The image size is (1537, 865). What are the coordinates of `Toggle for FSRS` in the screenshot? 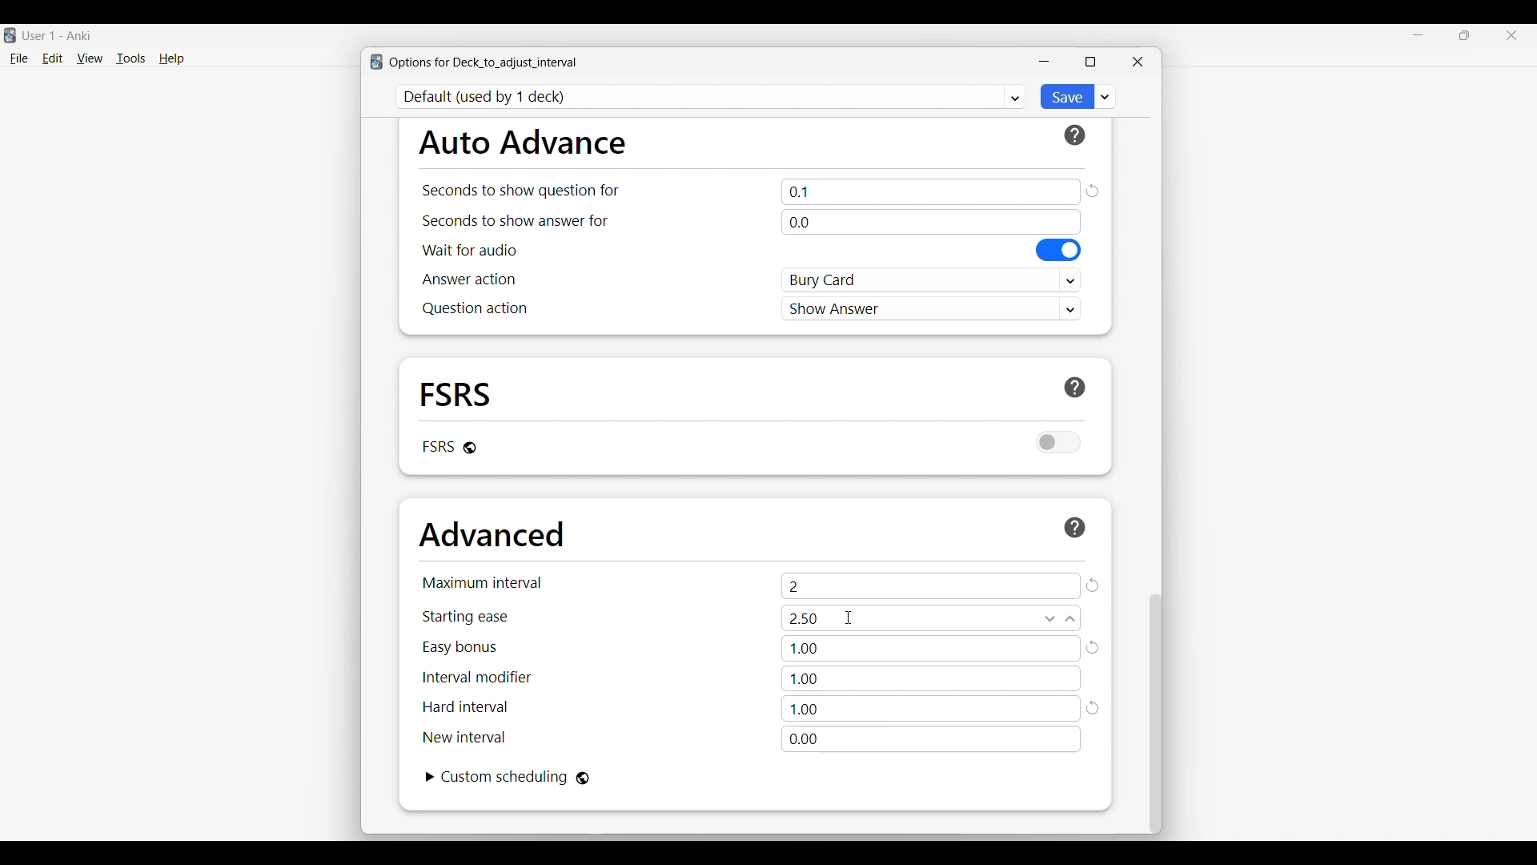 It's located at (1059, 442).